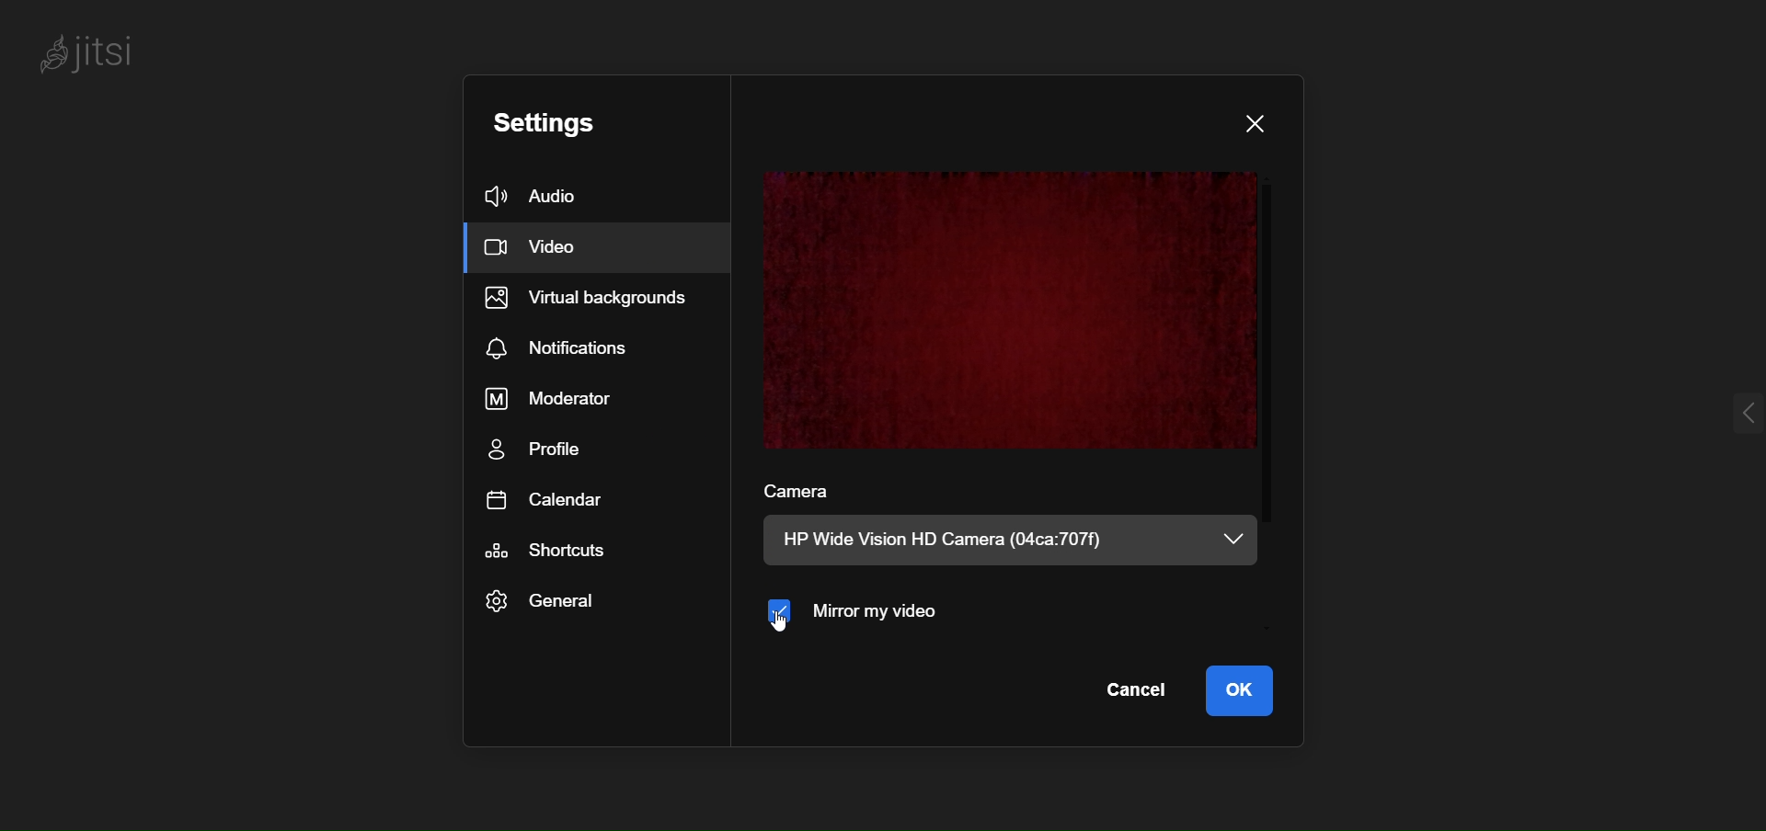  Describe the element at coordinates (556, 499) in the screenshot. I see `calendar` at that location.